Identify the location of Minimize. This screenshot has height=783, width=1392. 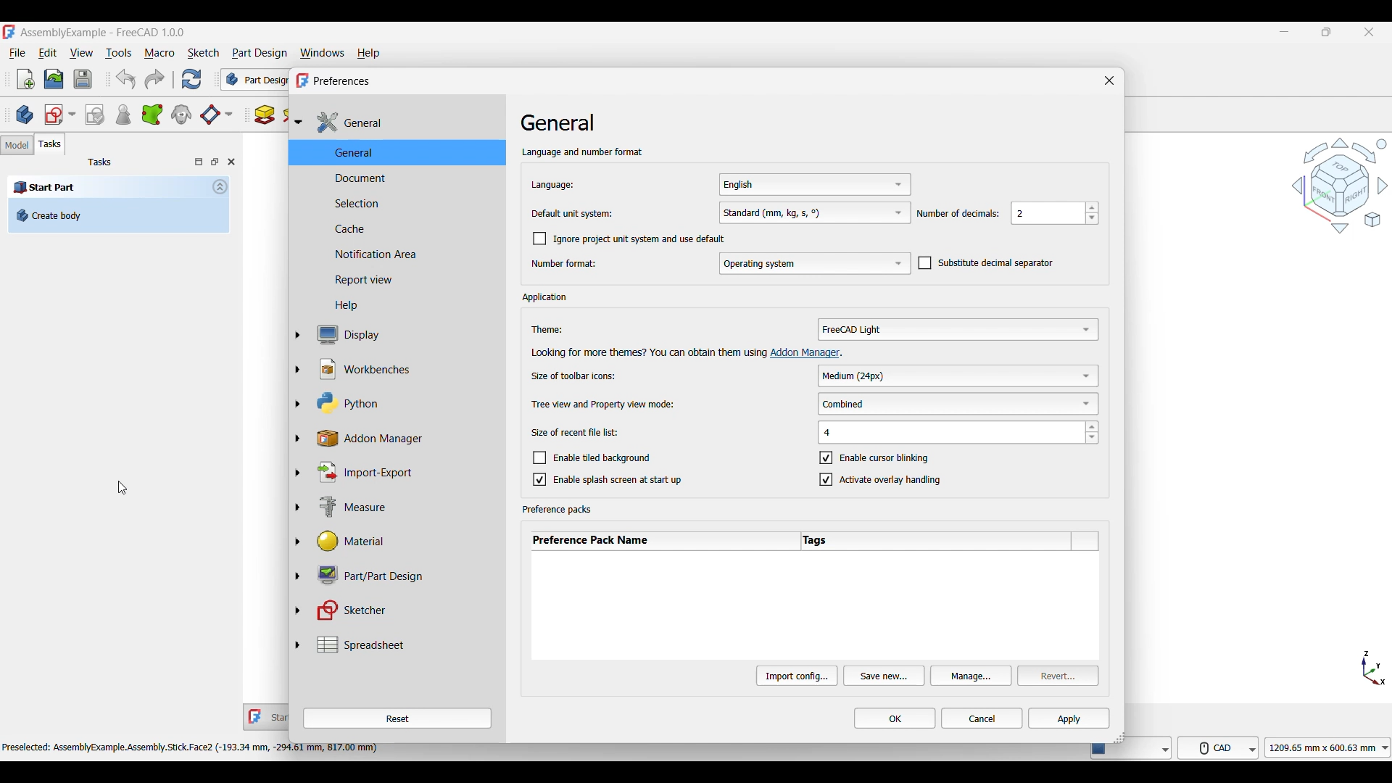
(1285, 32).